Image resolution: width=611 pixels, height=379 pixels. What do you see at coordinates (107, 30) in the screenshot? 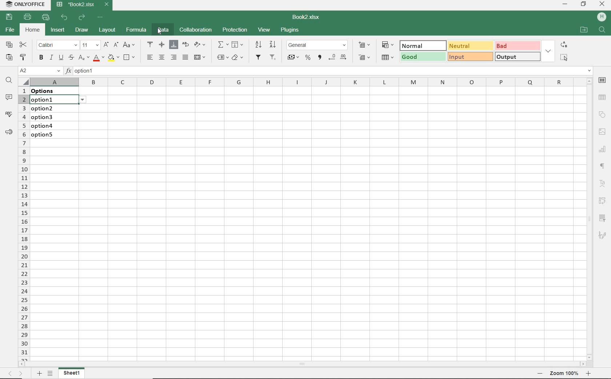
I see `LAYOUT` at bounding box center [107, 30].